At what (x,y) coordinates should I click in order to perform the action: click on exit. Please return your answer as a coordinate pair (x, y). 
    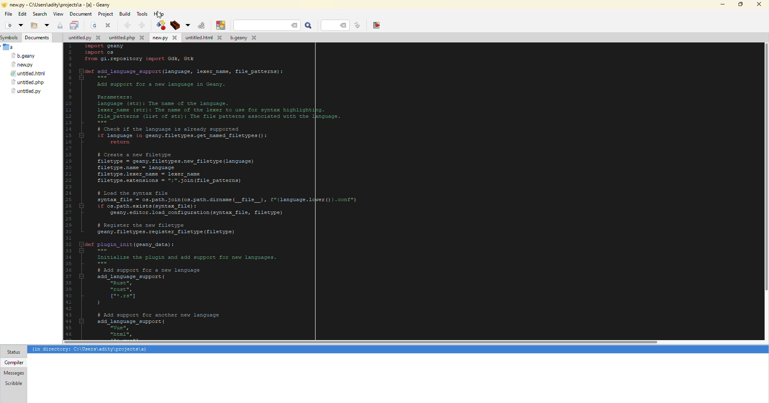
    Looking at the image, I should click on (376, 25).